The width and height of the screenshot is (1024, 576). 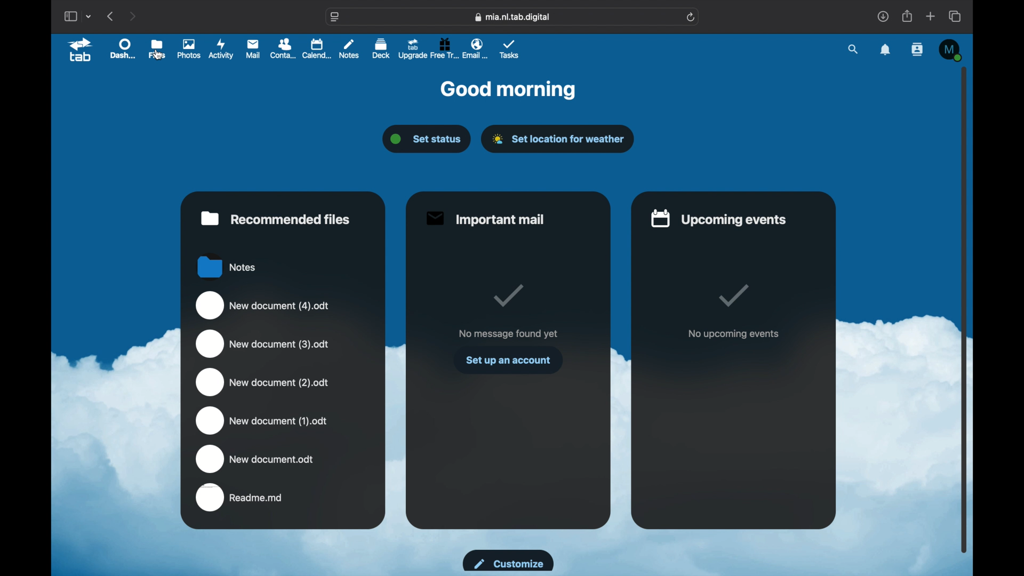 I want to click on photos, so click(x=189, y=50).